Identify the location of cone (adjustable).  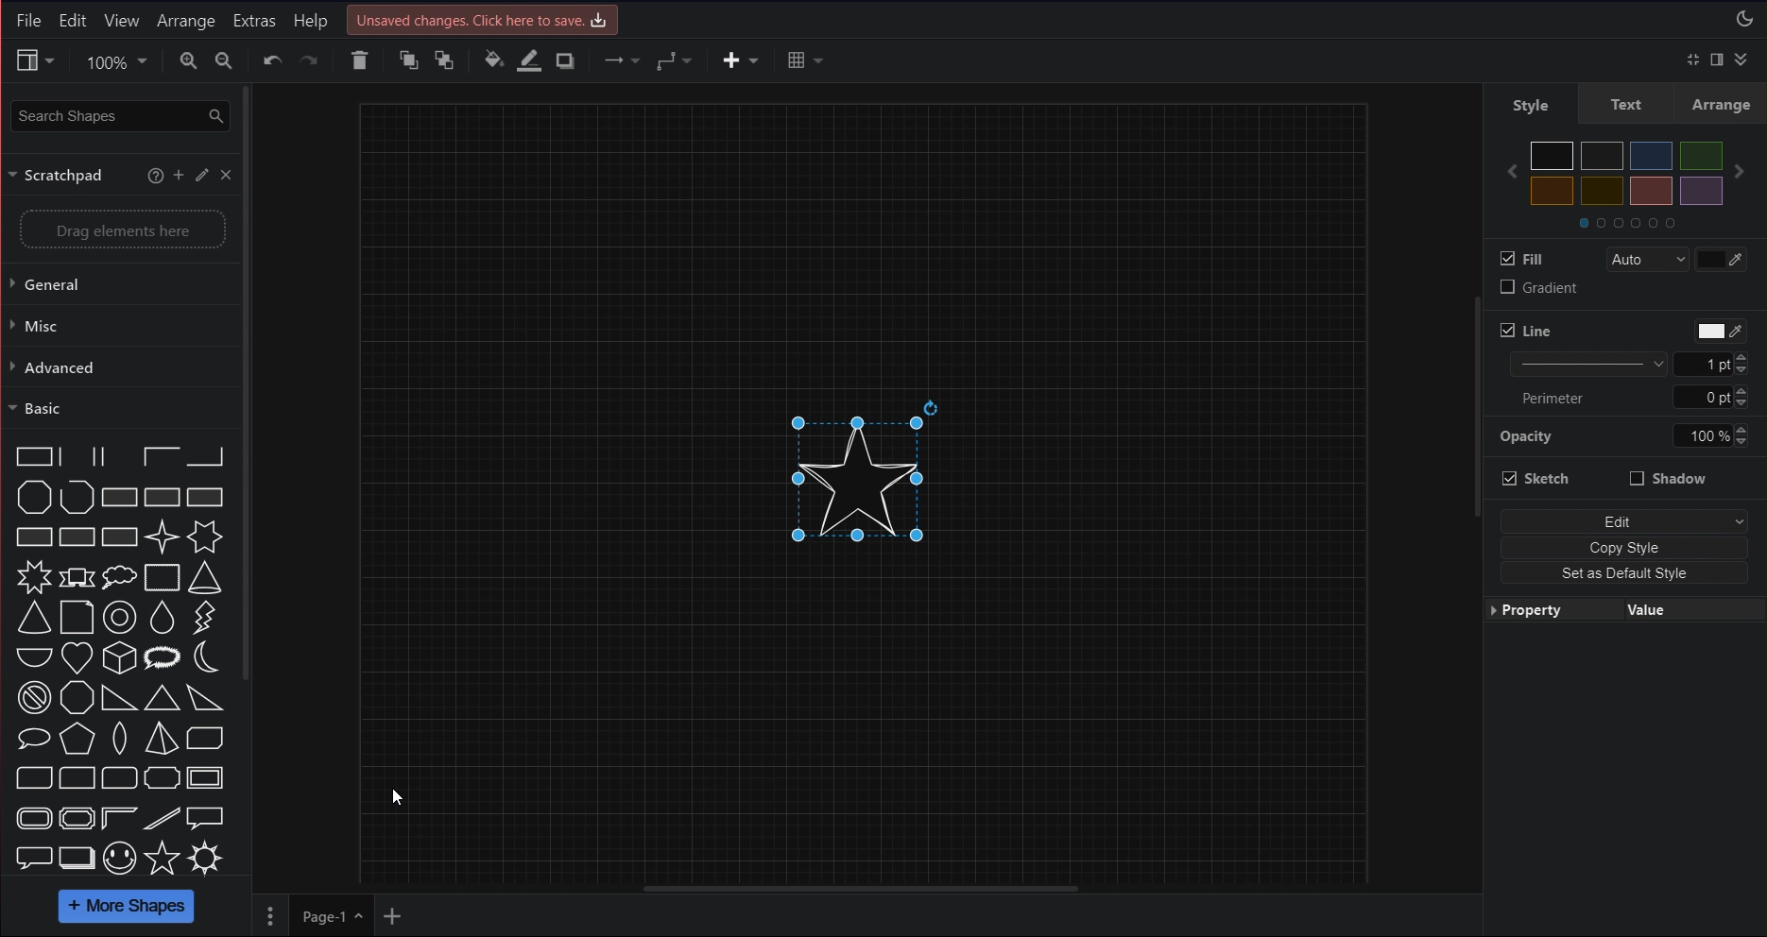
(35, 619).